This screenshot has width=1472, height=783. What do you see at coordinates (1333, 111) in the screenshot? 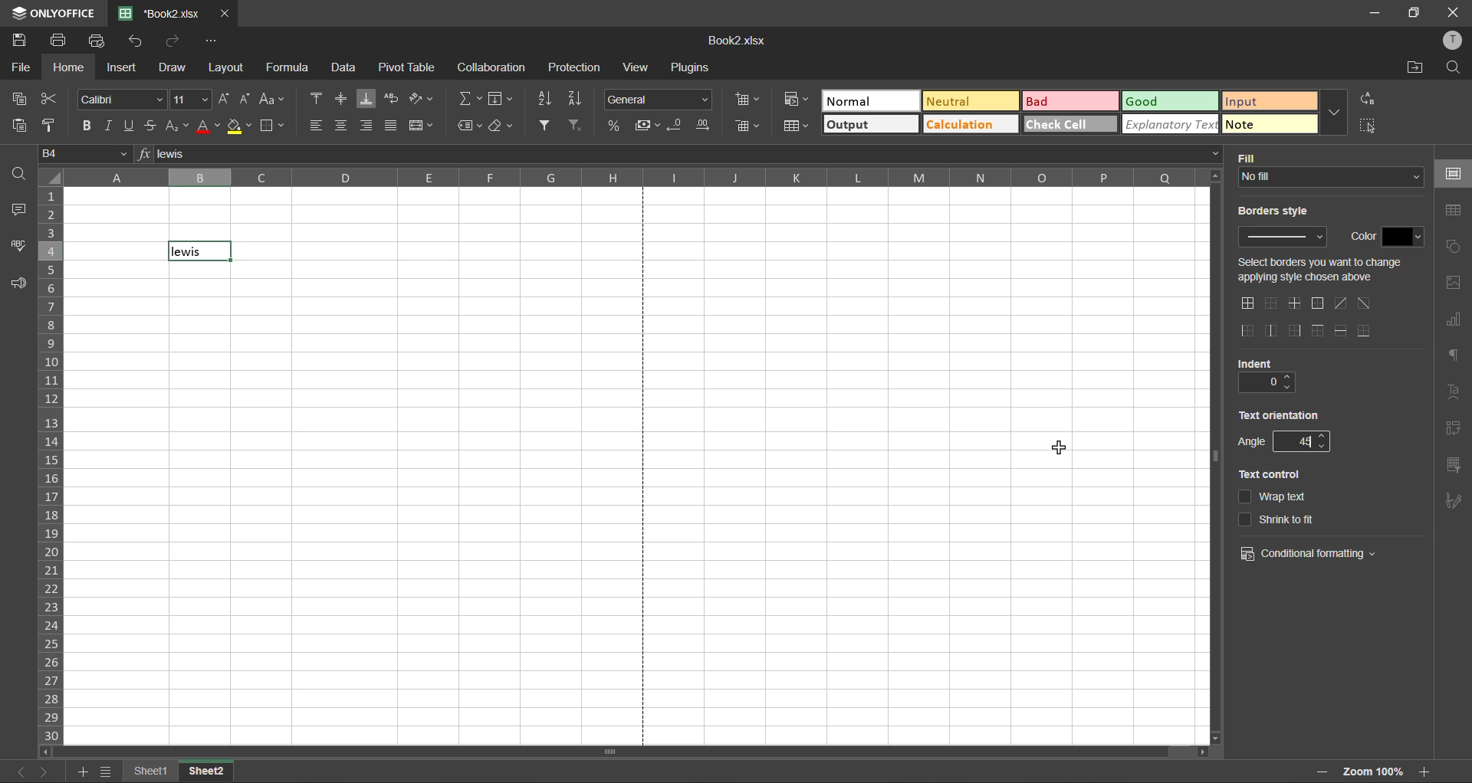
I see `more options` at bounding box center [1333, 111].